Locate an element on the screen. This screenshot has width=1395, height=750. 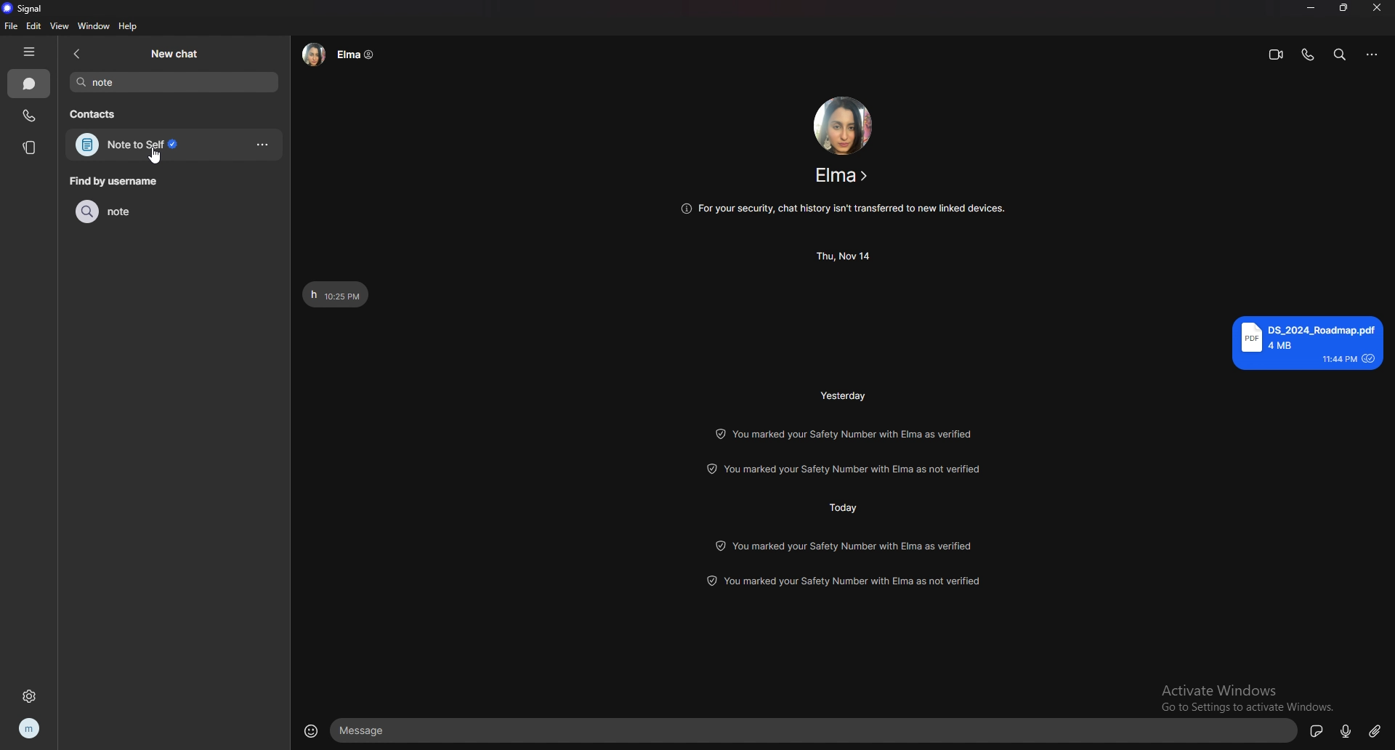
text is located at coordinates (1308, 342).